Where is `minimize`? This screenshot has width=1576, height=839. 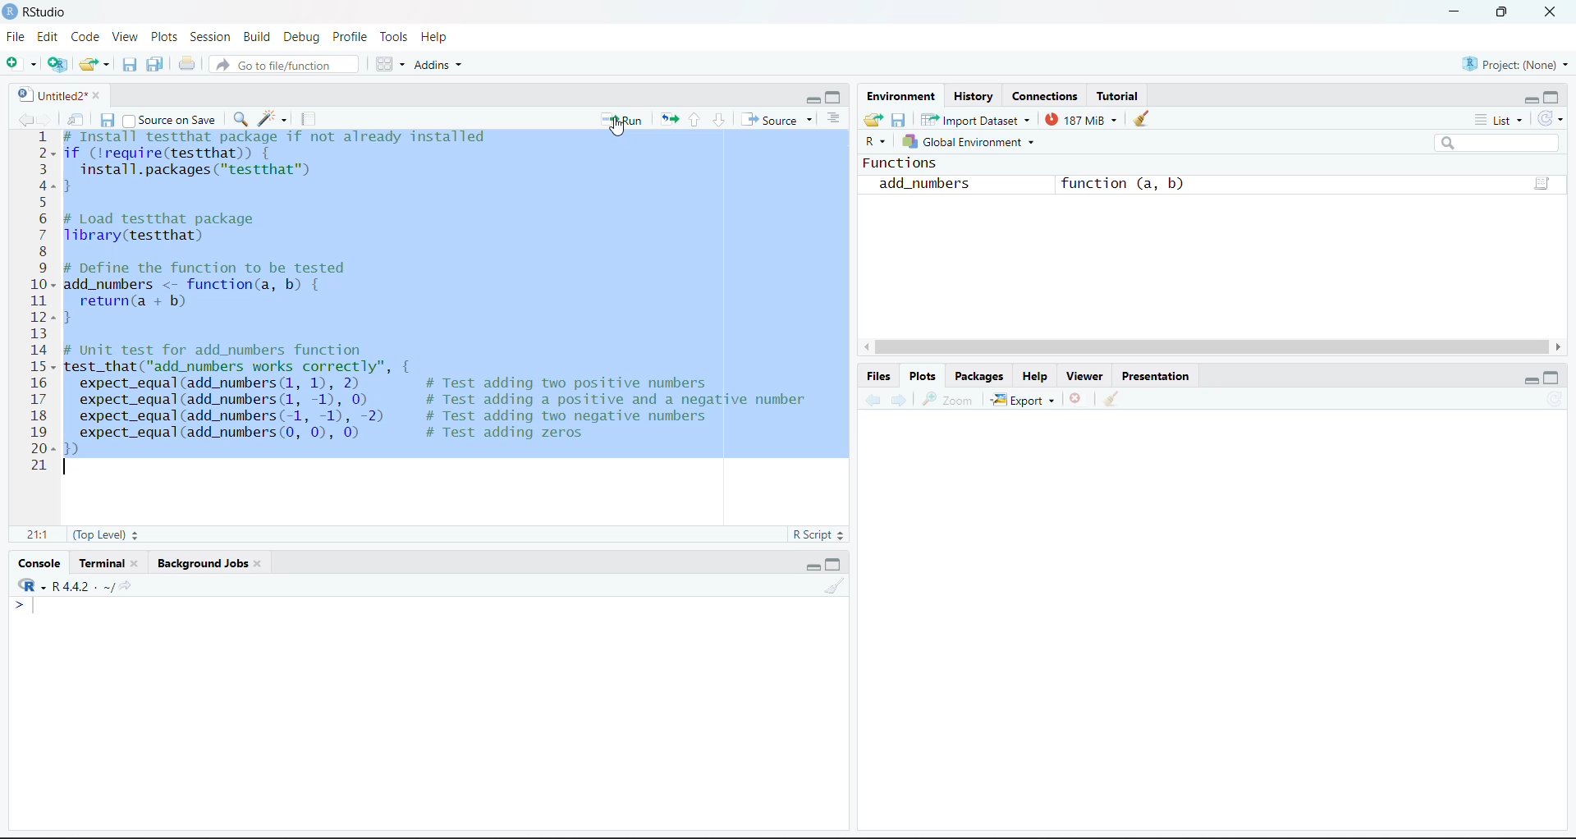
minimize is located at coordinates (1532, 378).